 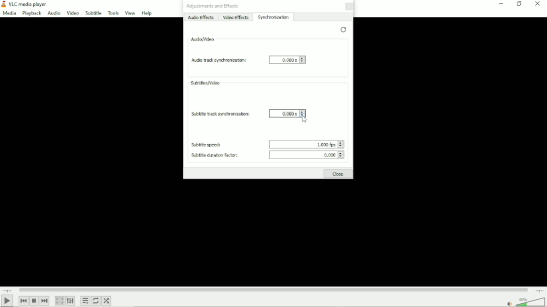 I want to click on Toggle playlist, so click(x=85, y=301).